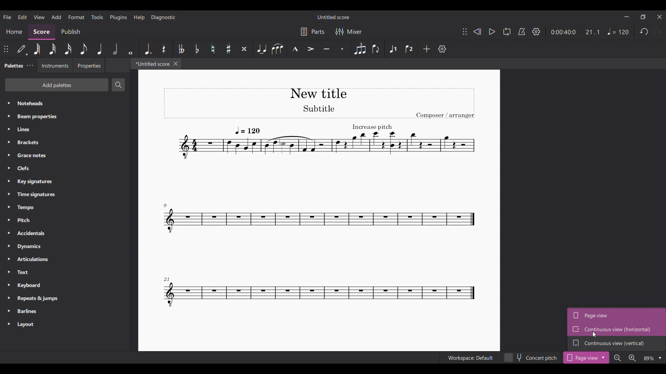 The height and width of the screenshot is (374, 666). Describe the element at coordinates (130, 49) in the screenshot. I see `Whole note` at that location.